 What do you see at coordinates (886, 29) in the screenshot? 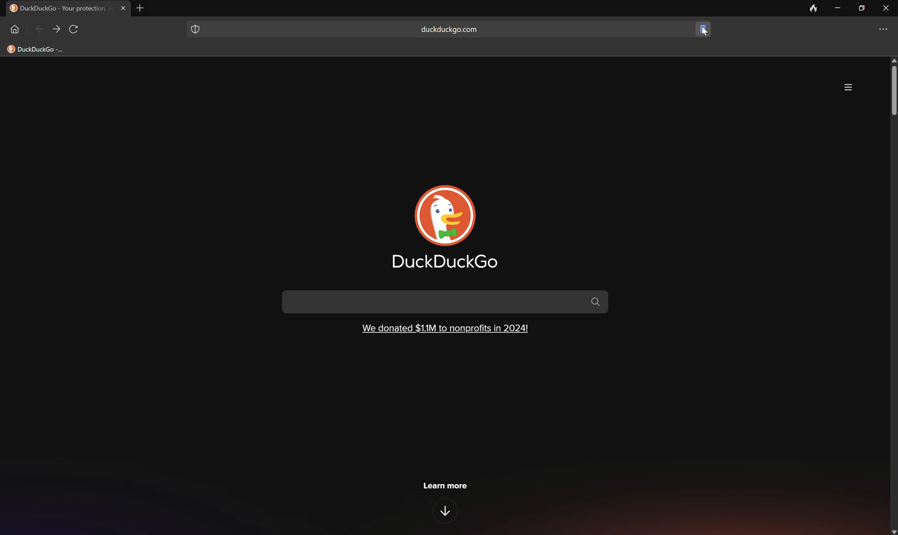
I see `More` at bounding box center [886, 29].